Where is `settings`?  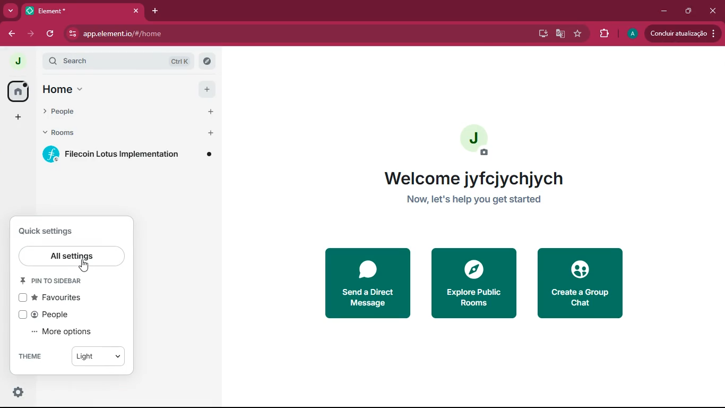 settings is located at coordinates (15, 392).